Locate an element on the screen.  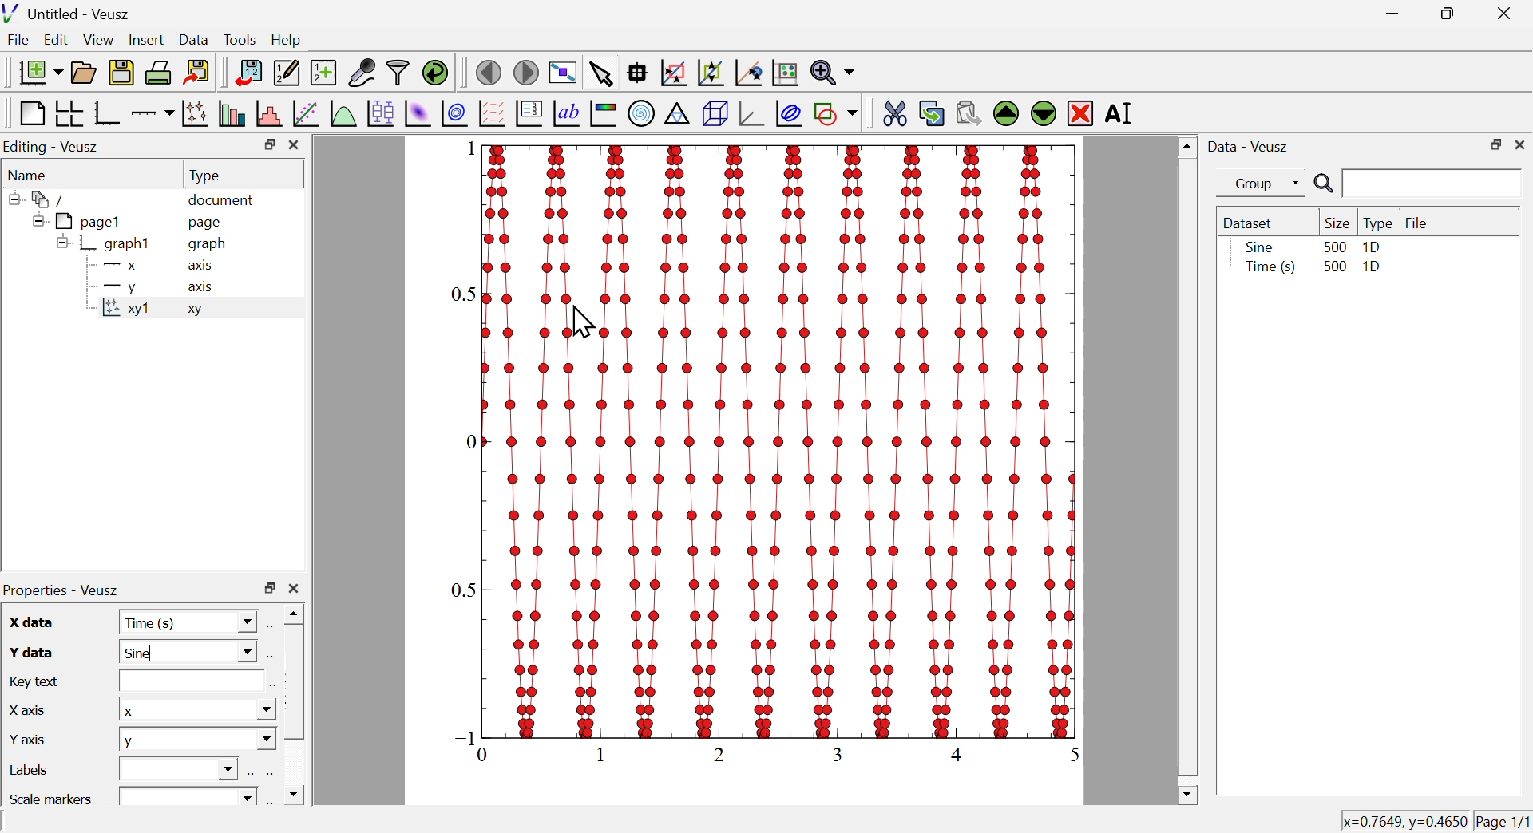
remove the selected widget is located at coordinates (1080, 113).